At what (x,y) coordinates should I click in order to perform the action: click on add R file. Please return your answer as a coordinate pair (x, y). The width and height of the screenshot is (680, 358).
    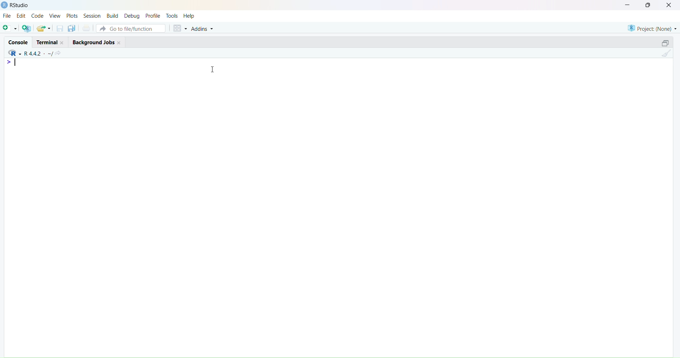
    Looking at the image, I should click on (27, 28).